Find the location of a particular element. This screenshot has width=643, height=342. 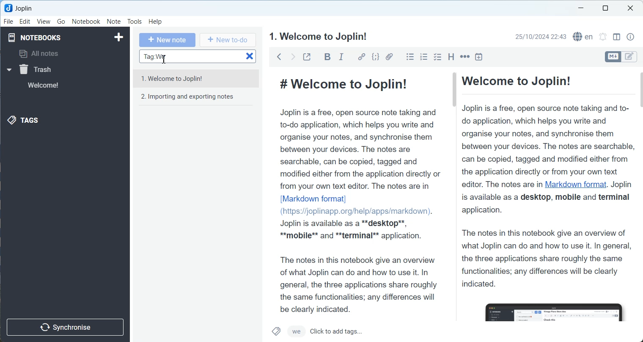

Attached file is located at coordinates (389, 57).